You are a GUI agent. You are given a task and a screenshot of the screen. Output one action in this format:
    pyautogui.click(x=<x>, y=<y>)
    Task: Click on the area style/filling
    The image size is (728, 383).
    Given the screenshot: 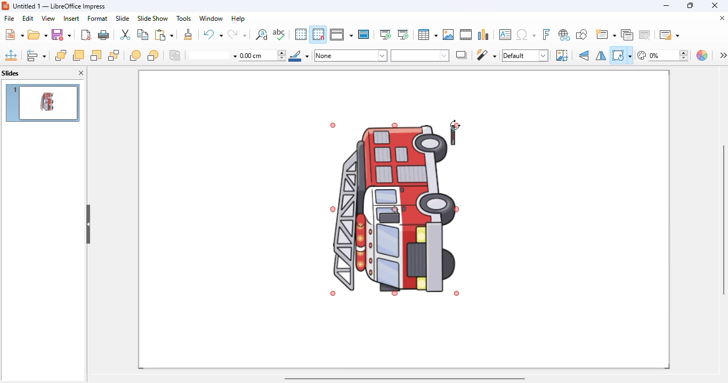 What is the action you would take?
    pyautogui.click(x=351, y=55)
    